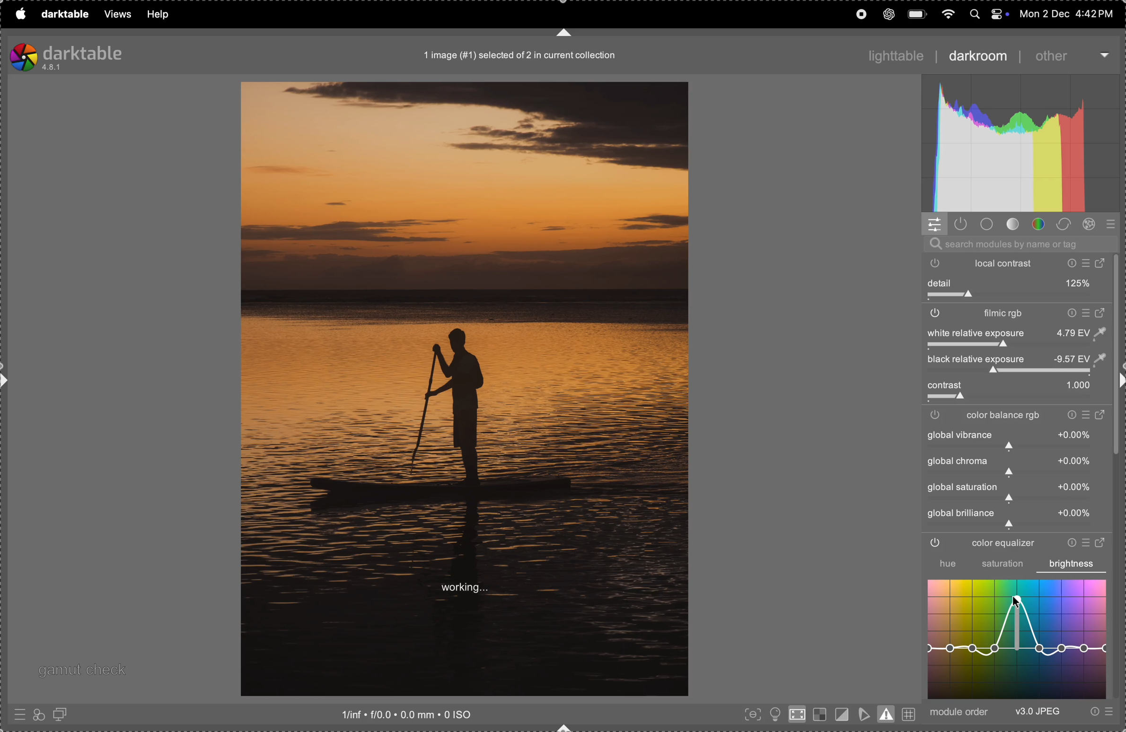 This screenshot has height=732, width=1126. I want to click on other, so click(1066, 56).